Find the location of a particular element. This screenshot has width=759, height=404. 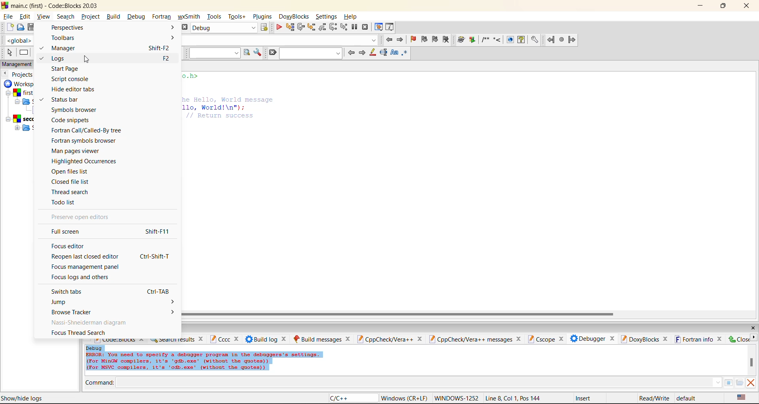

debug/continue is located at coordinates (278, 28).